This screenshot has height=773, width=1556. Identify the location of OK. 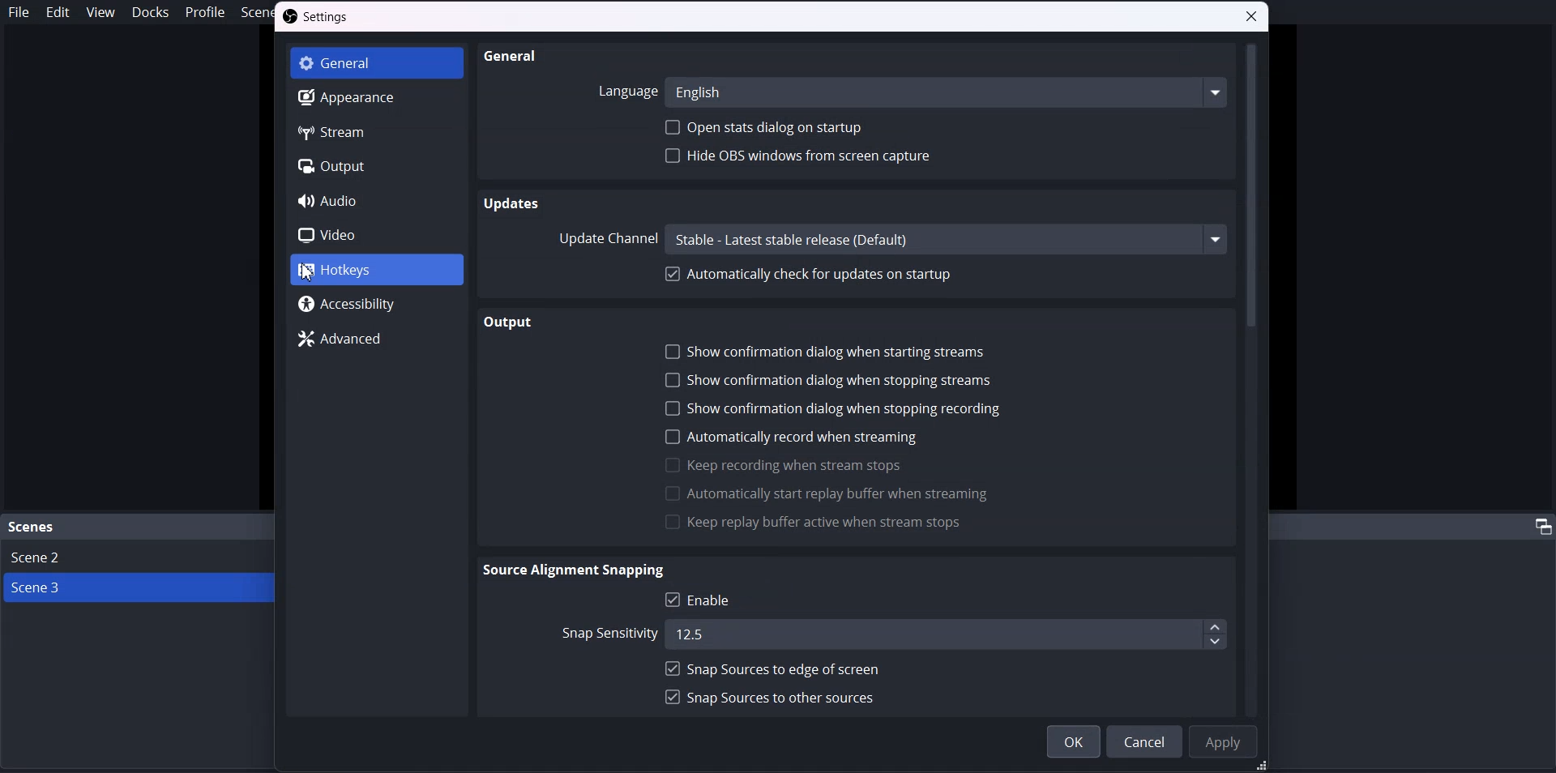
(1074, 741).